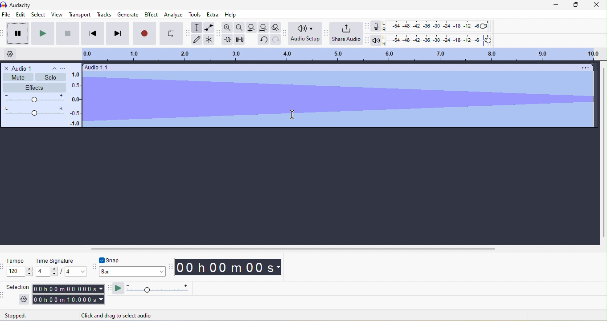  I want to click on recording level, so click(436, 25).